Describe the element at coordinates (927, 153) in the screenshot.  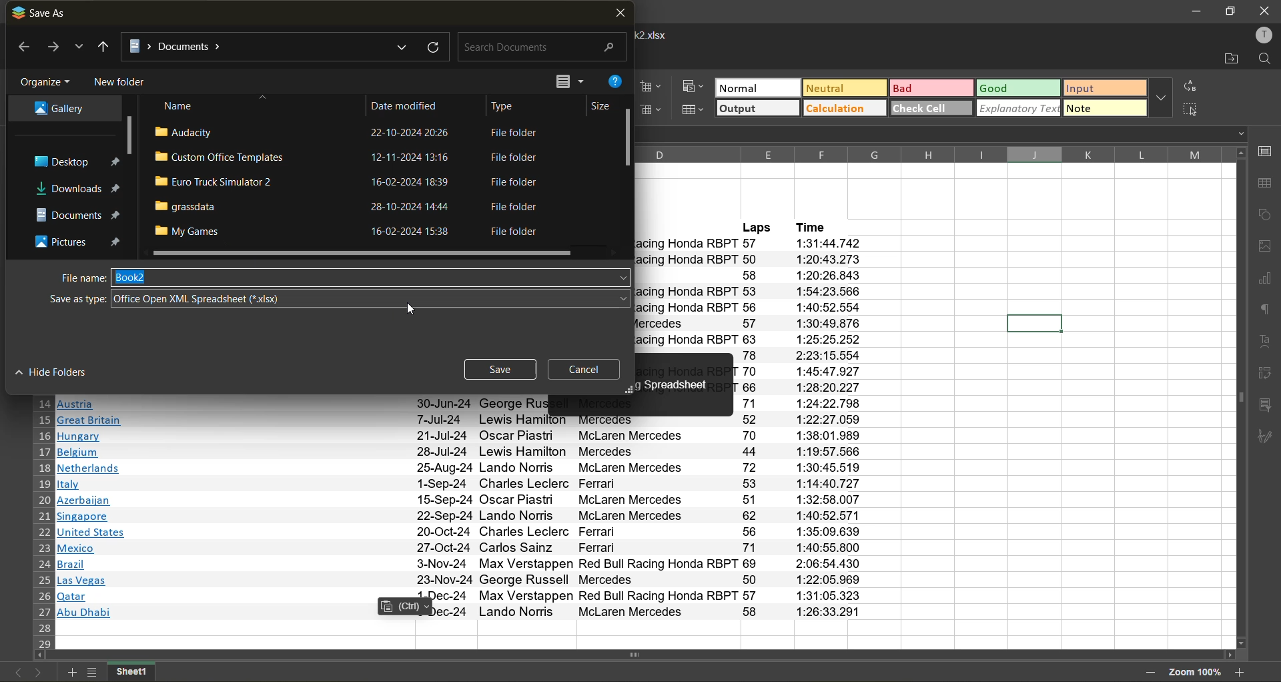
I see `column name` at that location.